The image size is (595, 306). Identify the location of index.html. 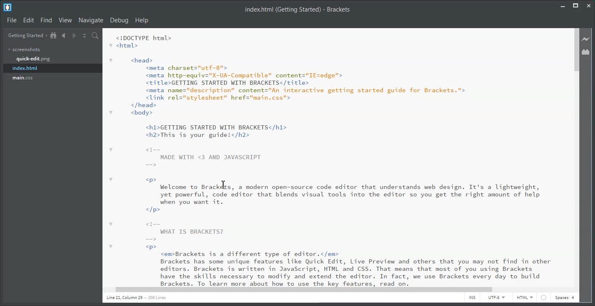
(53, 68).